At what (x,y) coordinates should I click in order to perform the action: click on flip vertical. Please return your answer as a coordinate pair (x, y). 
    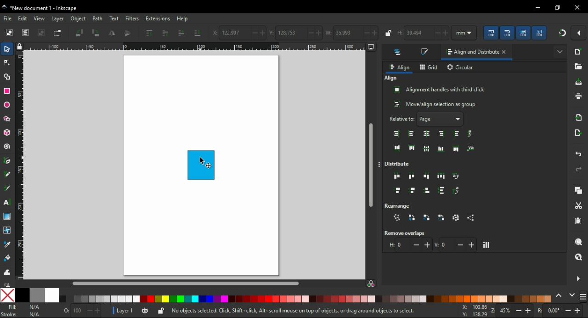
    Looking at the image, I should click on (129, 34).